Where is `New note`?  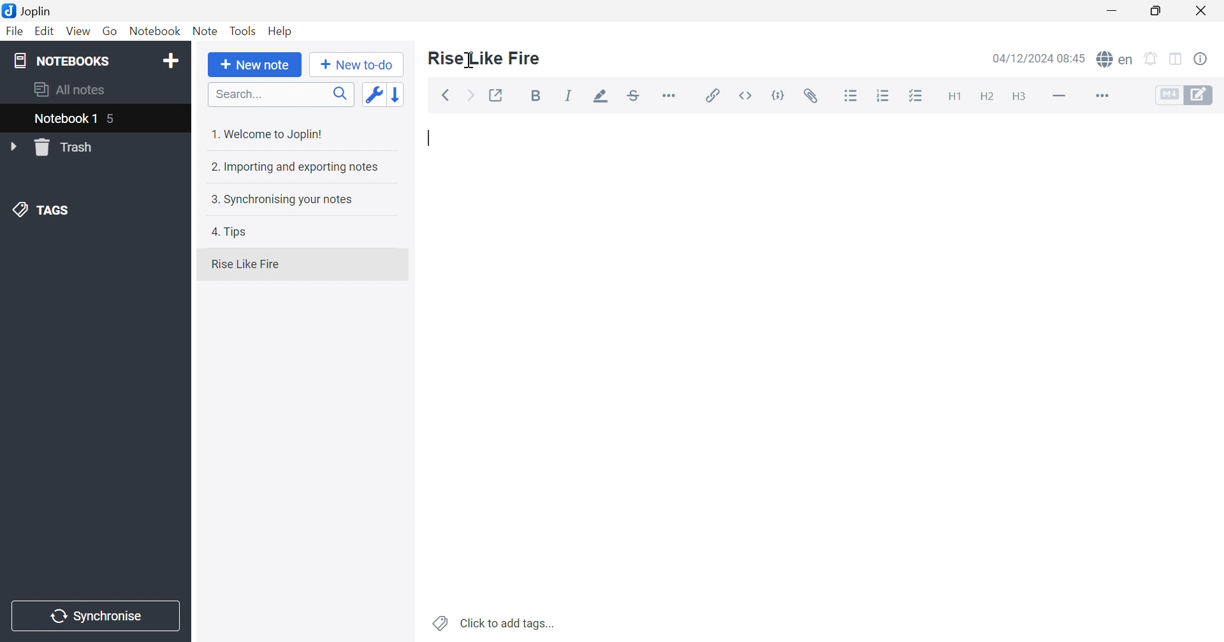 New note is located at coordinates (254, 64).